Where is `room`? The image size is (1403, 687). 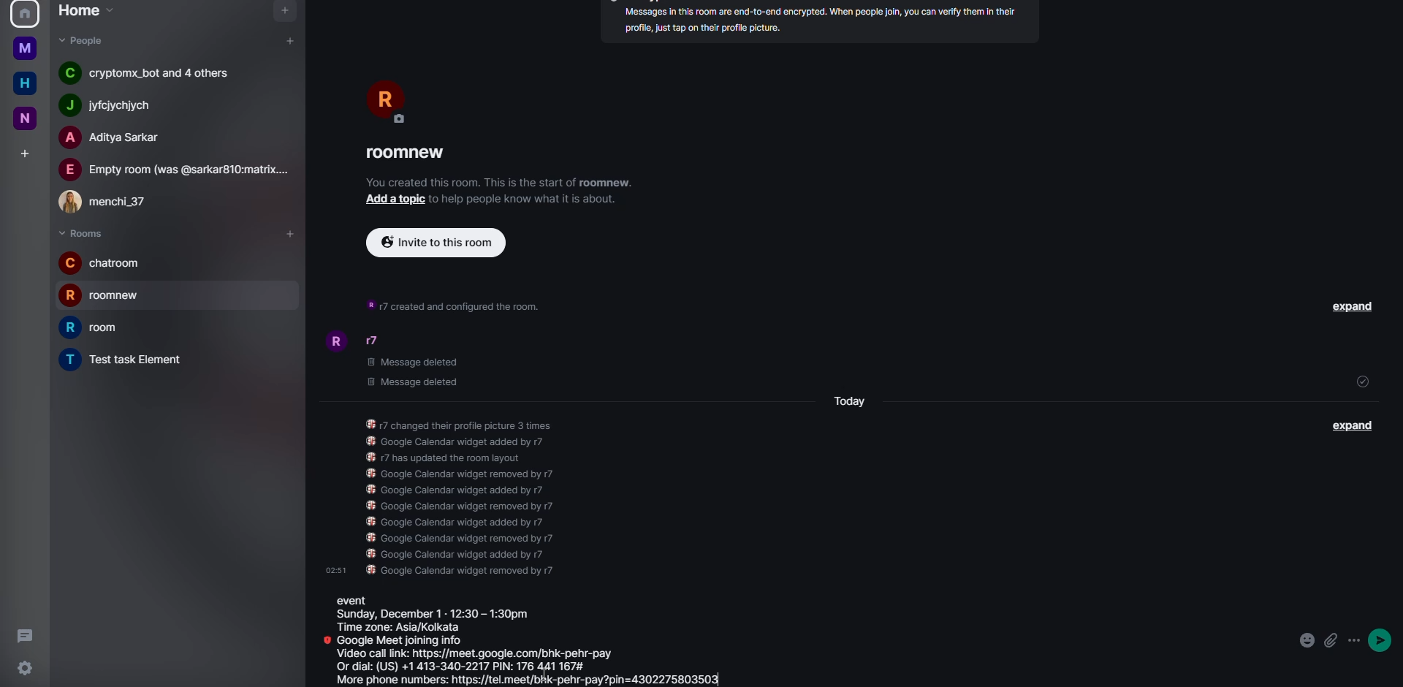 room is located at coordinates (104, 262).